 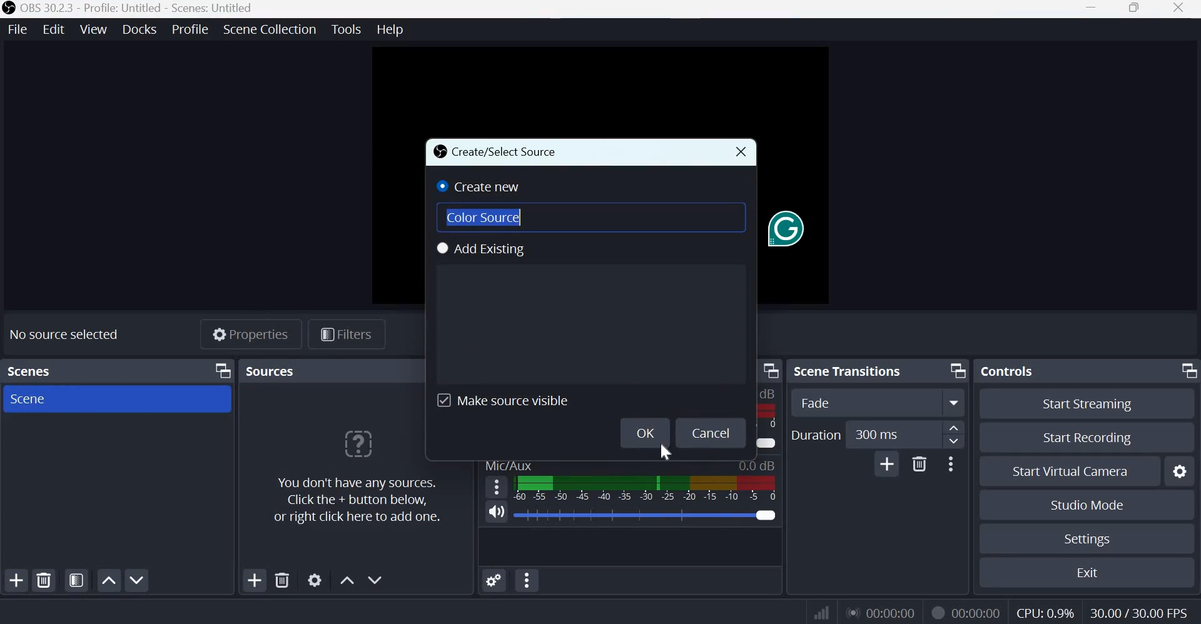 I want to click on Audio Slider, so click(x=765, y=513).